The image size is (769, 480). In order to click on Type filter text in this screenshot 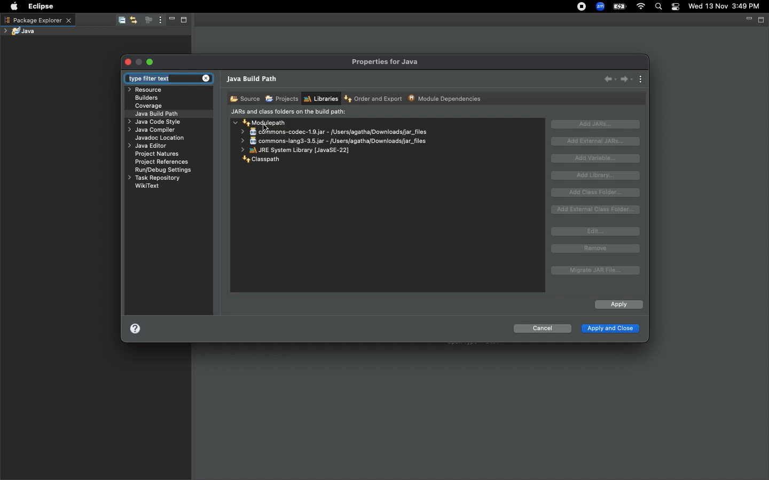, I will do `click(168, 79)`.